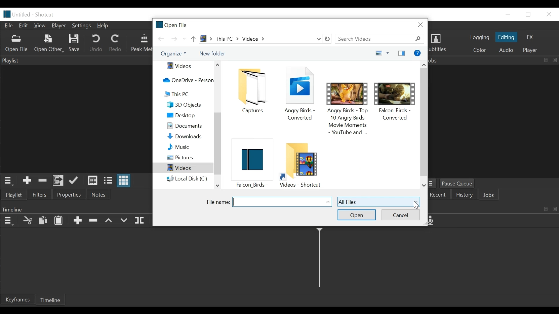 The height and width of the screenshot is (314, 559). What do you see at coordinates (424, 121) in the screenshot?
I see `Vertical Scroll bar` at bounding box center [424, 121].